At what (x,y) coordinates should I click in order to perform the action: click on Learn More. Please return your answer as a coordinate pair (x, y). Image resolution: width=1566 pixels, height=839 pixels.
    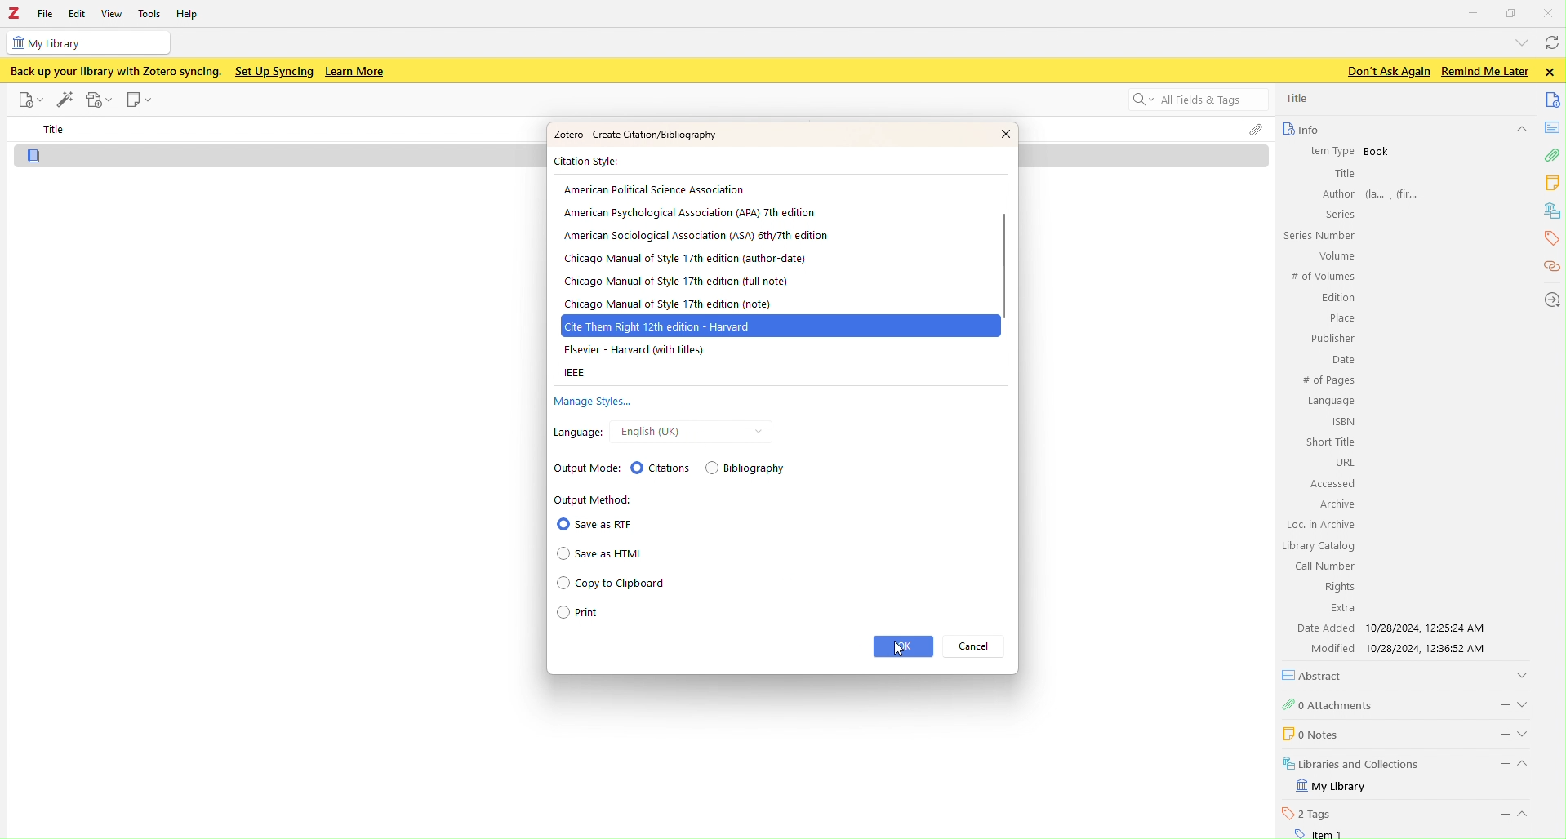
    Looking at the image, I should click on (357, 72).